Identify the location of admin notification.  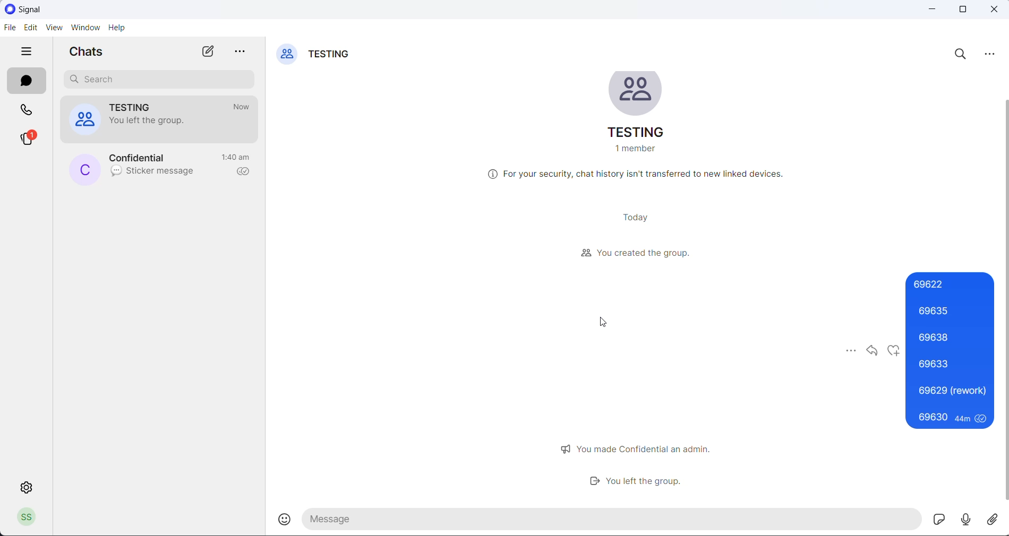
(641, 448).